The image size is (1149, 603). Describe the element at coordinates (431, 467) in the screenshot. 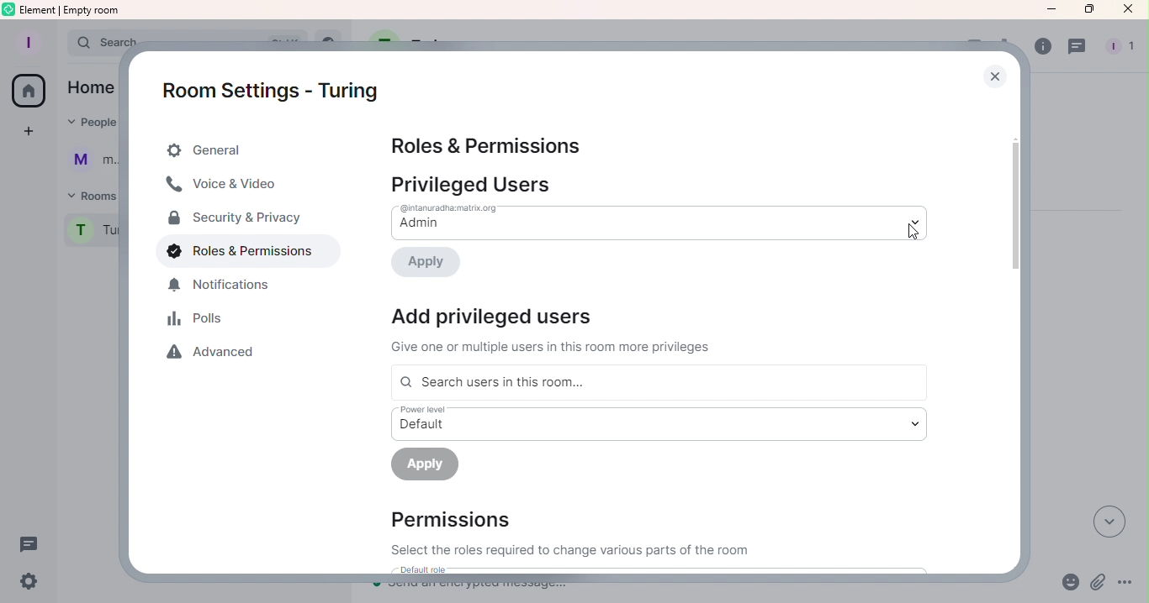

I see `Apply` at that location.